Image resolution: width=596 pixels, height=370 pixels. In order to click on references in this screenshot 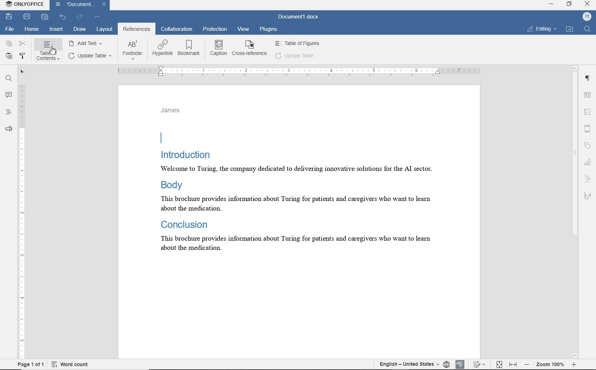, I will do `click(137, 29)`.